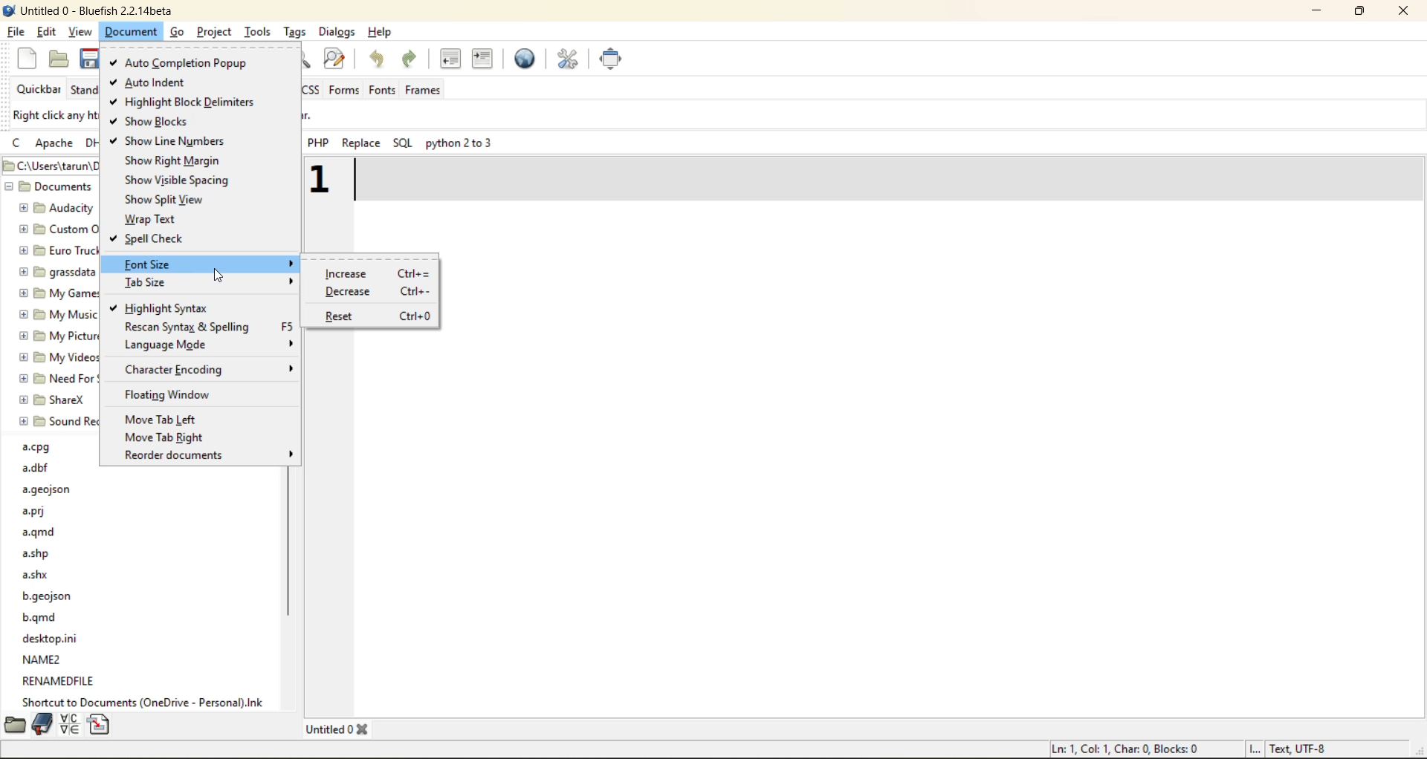 The image size is (1427, 759). Describe the element at coordinates (217, 31) in the screenshot. I see `project` at that location.